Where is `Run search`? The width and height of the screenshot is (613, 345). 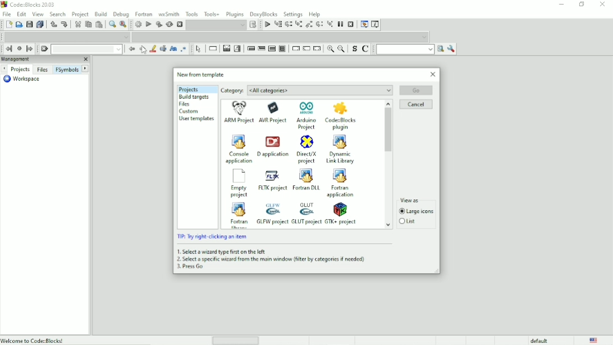
Run search is located at coordinates (410, 49).